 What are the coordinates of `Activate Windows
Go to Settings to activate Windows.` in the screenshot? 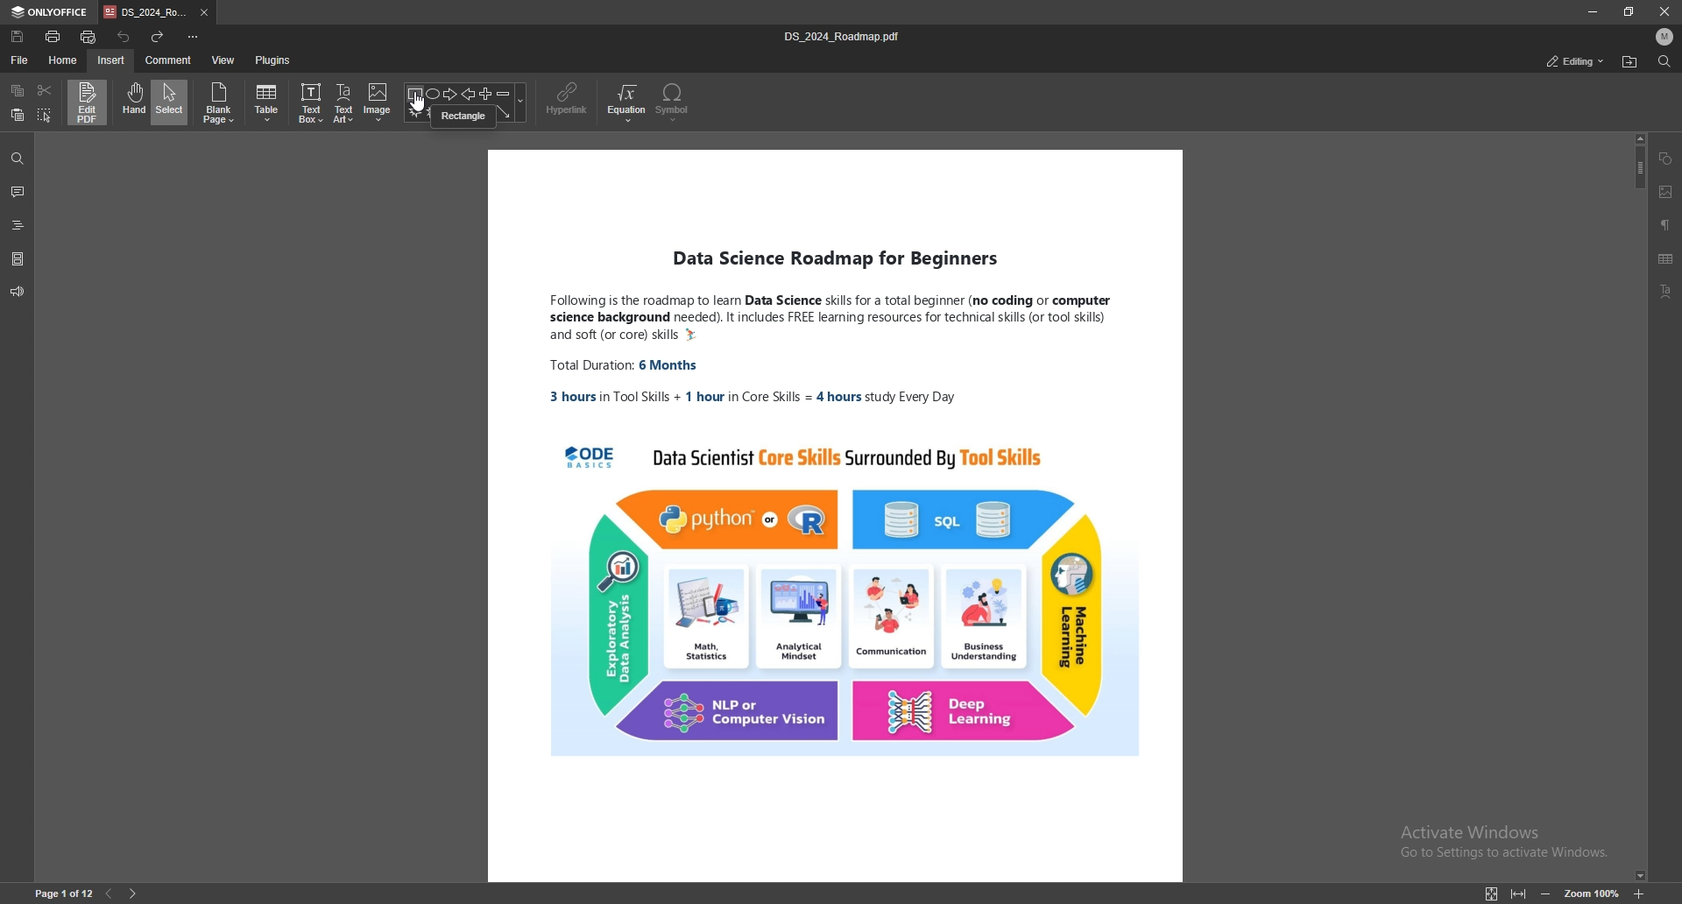 It's located at (1502, 841).